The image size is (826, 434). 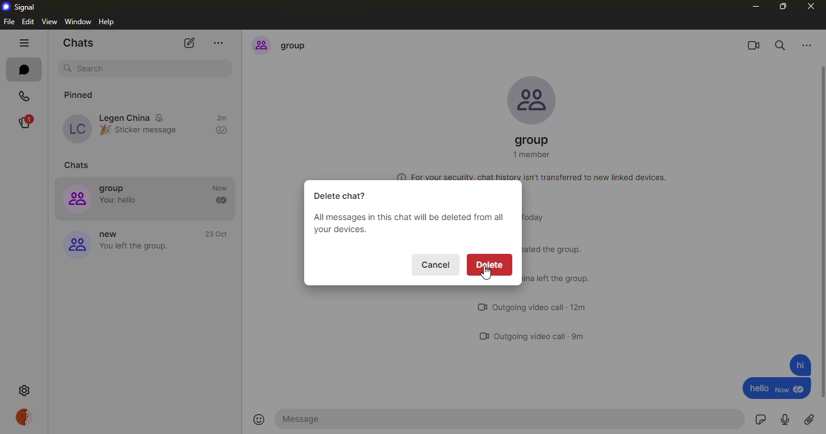 I want to click on help, so click(x=107, y=22).